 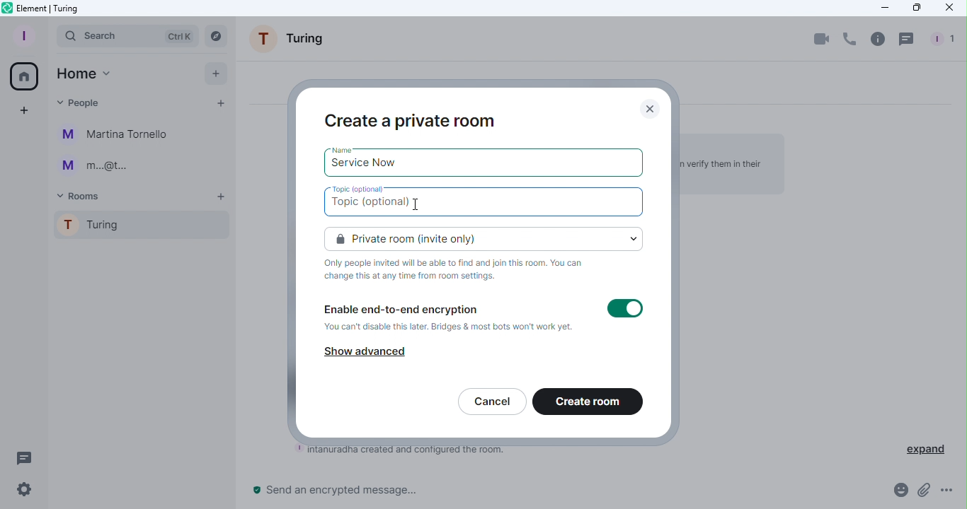 I want to click on Room name, so click(x=292, y=42).